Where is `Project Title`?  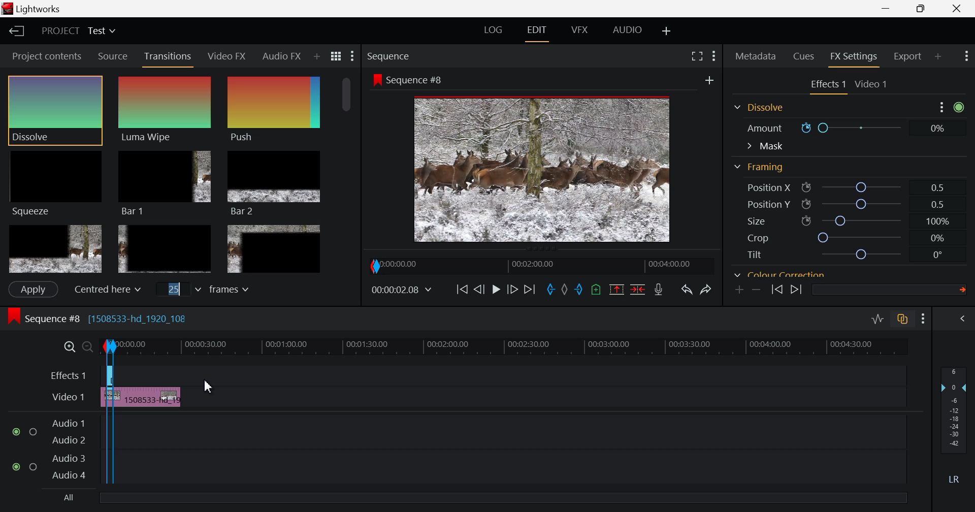 Project Title is located at coordinates (78, 32).